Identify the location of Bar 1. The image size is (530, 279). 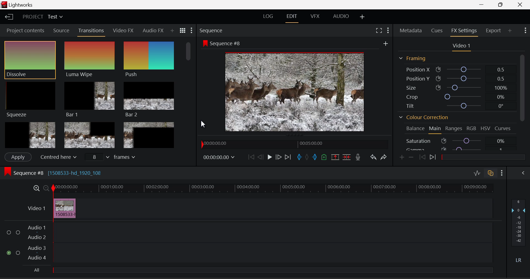
(89, 98).